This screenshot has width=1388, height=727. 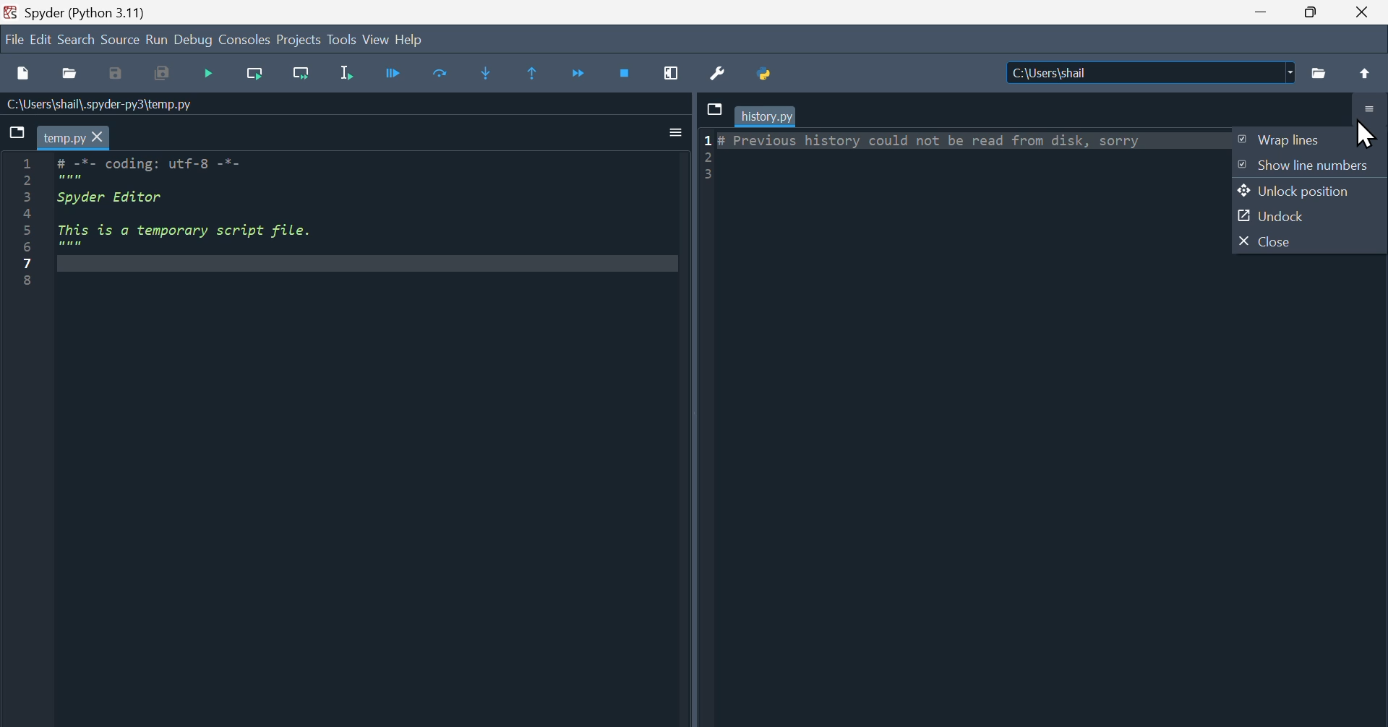 What do you see at coordinates (375, 40) in the screenshot?
I see `view` at bounding box center [375, 40].